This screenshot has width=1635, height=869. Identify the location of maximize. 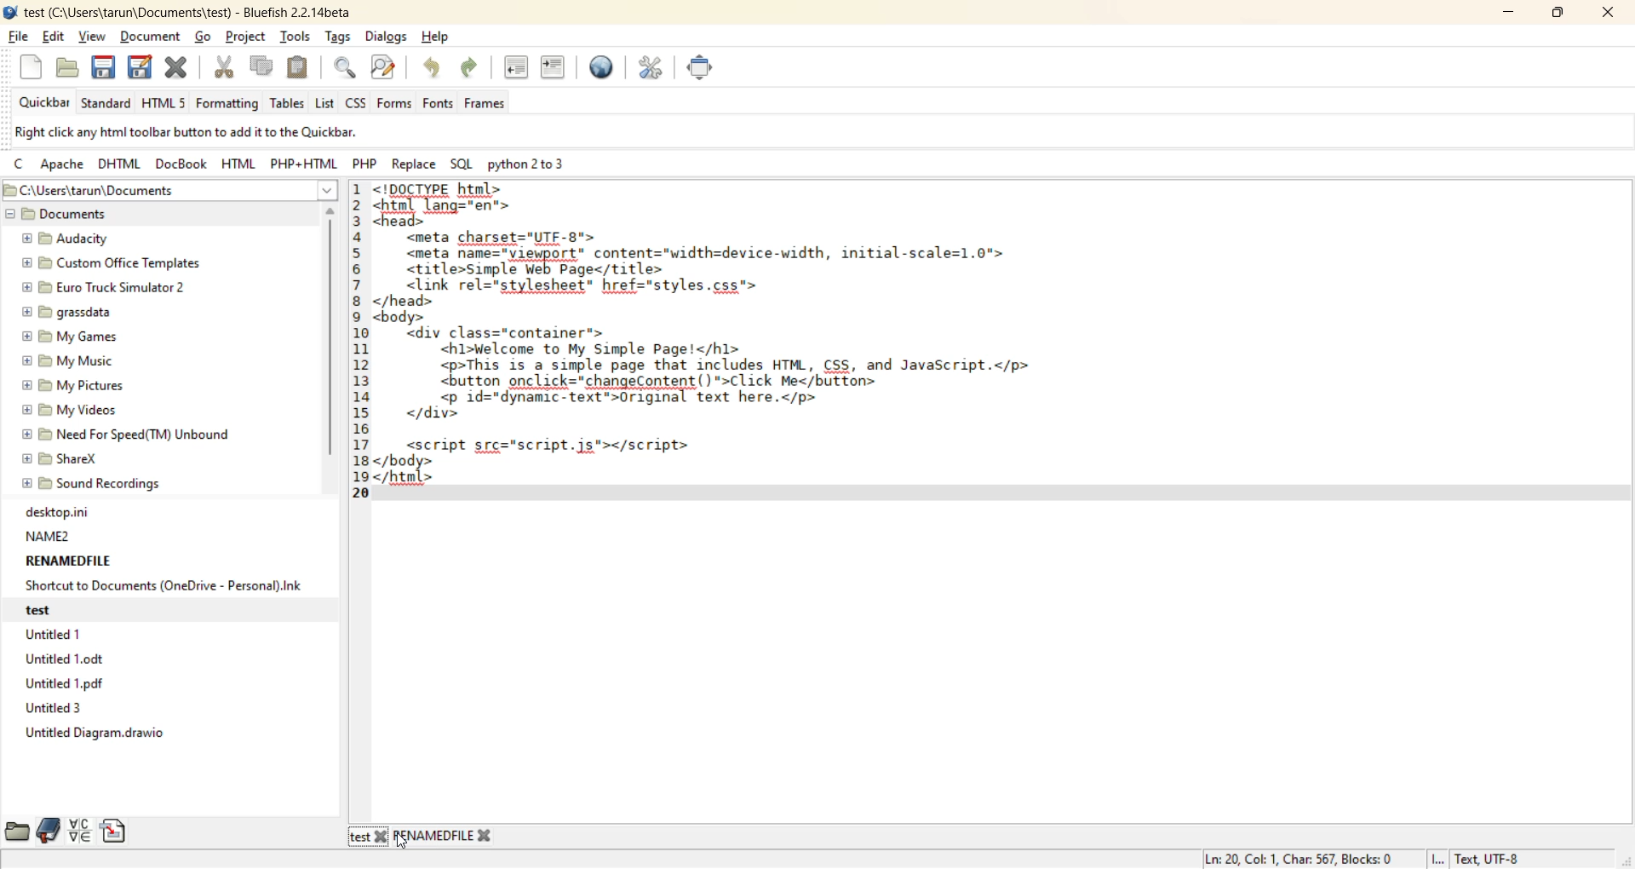
(1558, 14).